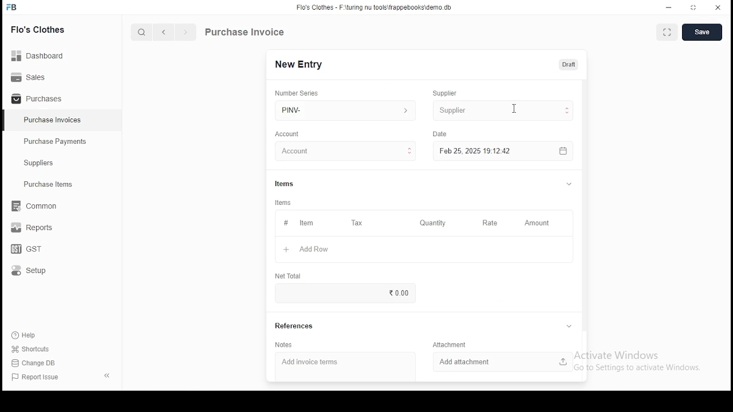 This screenshot has height=412, width=733. What do you see at coordinates (298, 64) in the screenshot?
I see `new entry` at bounding box center [298, 64].